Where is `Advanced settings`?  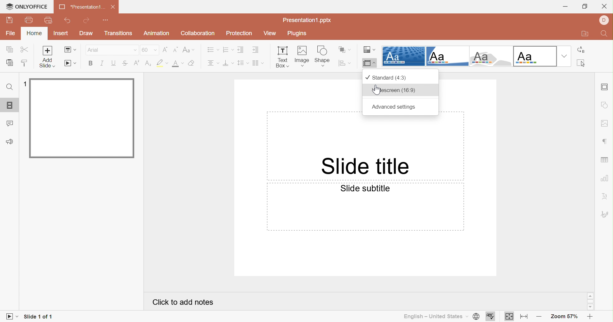
Advanced settings is located at coordinates (394, 107).